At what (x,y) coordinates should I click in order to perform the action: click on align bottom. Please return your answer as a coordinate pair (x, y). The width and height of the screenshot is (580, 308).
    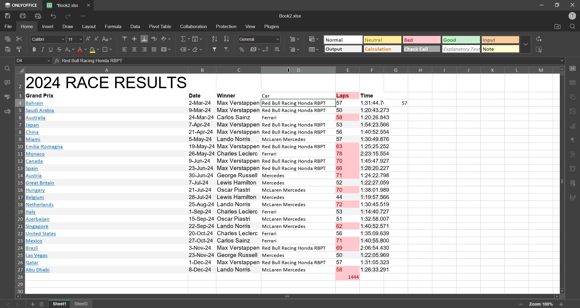
    Looking at the image, I should click on (145, 39).